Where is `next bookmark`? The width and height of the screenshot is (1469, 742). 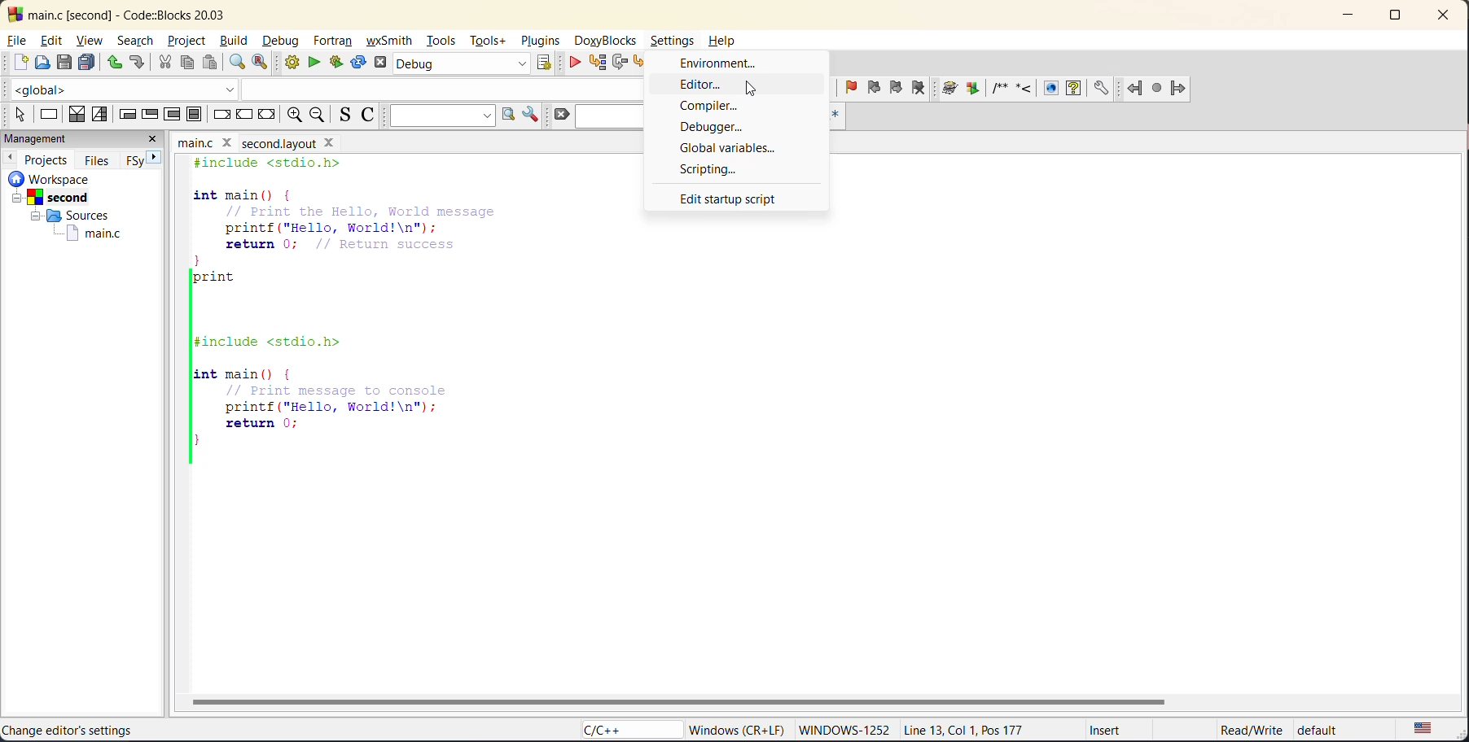
next bookmark is located at coordinates (898, 88).